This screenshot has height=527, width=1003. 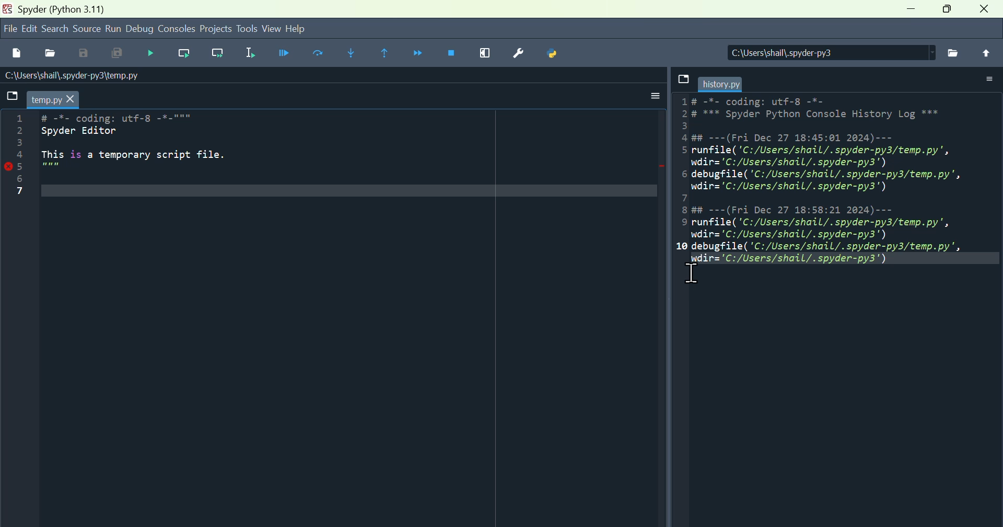 What do you see at coordinates (352, 52) in the screenshot?
I see `Step into function` at bounding box center [352, 52].